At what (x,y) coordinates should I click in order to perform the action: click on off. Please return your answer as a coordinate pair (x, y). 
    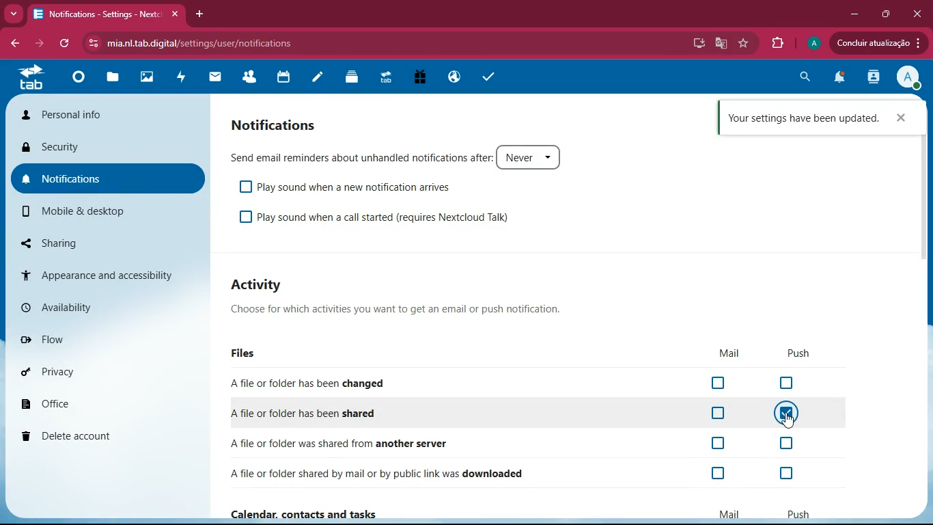
    Looking at the image, I should click on (716, 443).